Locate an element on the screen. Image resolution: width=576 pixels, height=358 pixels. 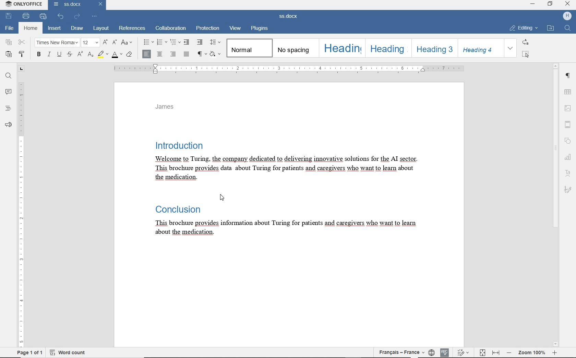
FONT COLOR is located at coordinates (117, 56).